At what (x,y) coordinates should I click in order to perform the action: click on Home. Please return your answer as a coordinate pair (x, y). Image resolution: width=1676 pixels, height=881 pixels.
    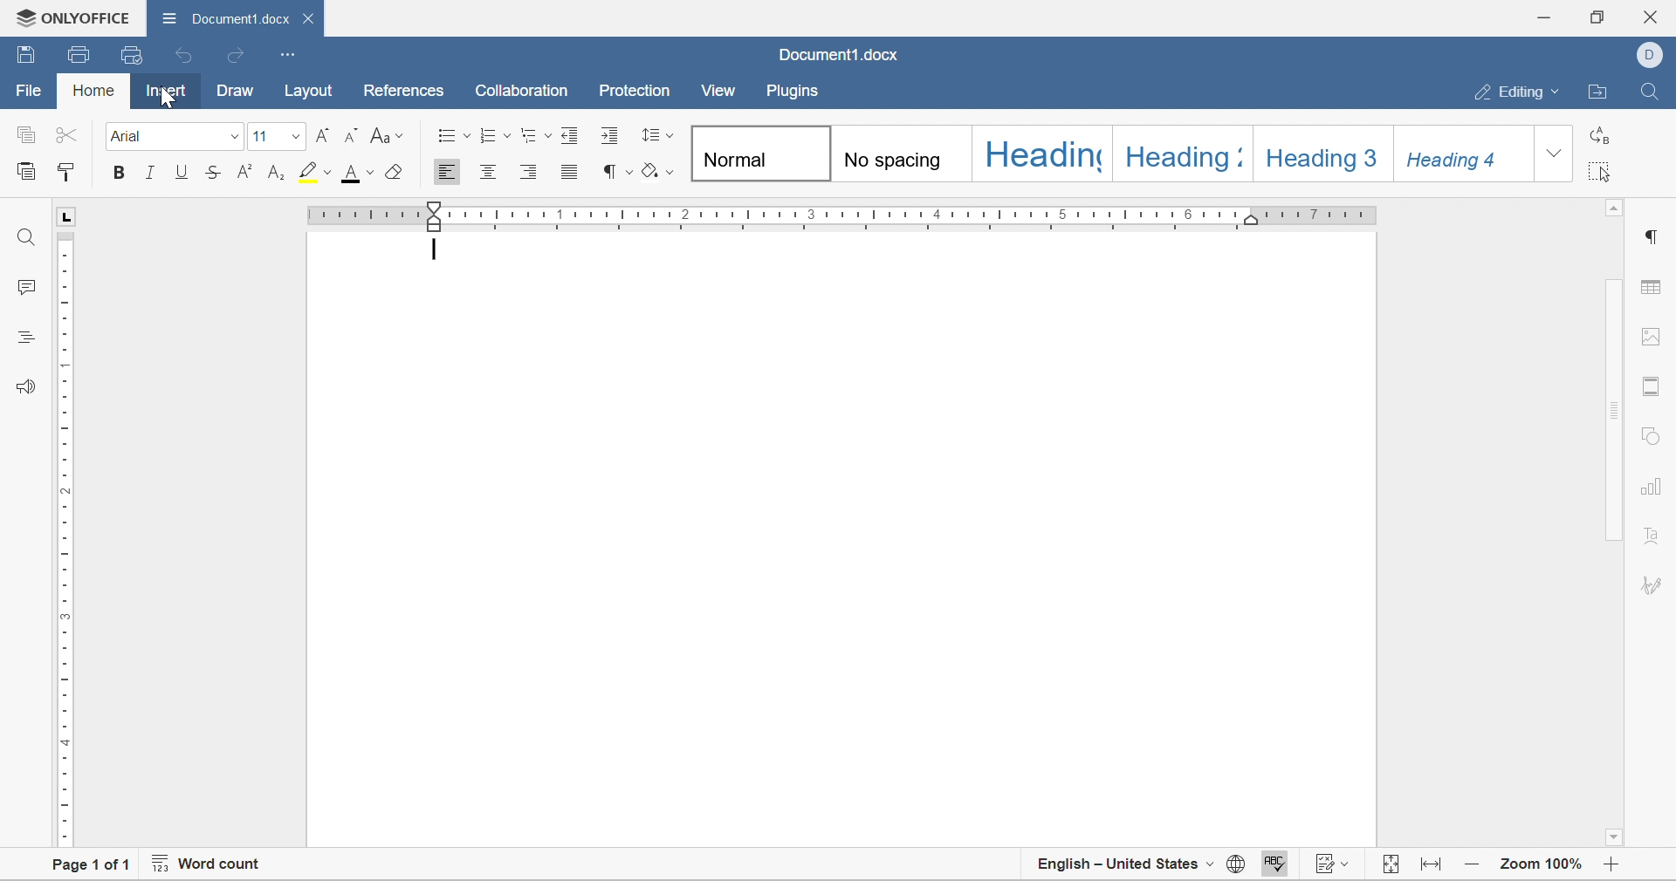
    Looking at the image, I should click on (93, 93).